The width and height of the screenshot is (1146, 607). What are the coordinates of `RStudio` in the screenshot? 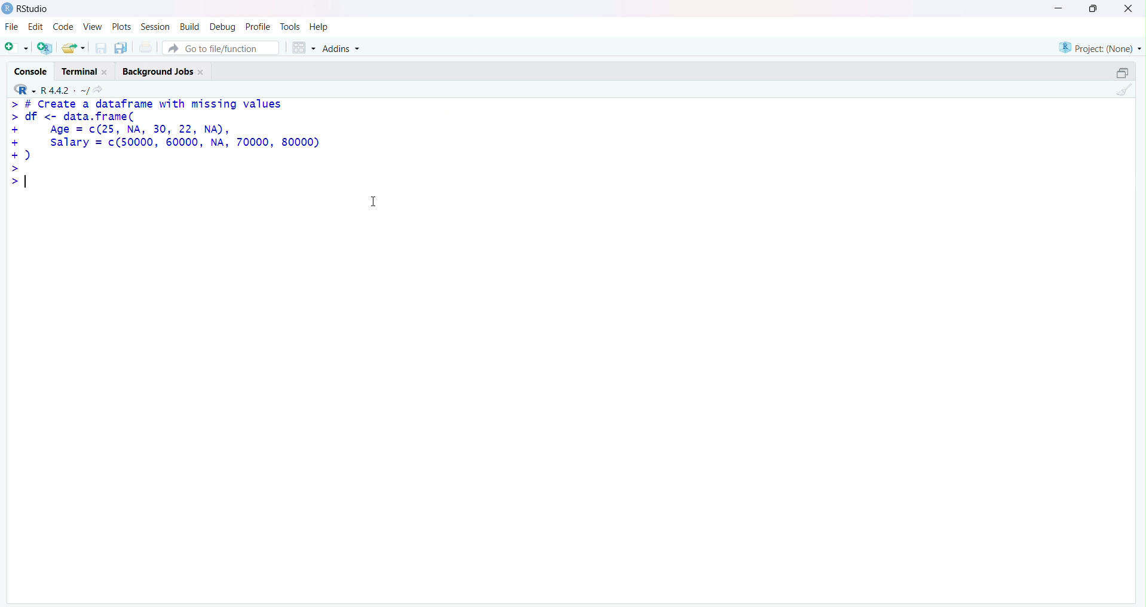 It's located at (32, 9).